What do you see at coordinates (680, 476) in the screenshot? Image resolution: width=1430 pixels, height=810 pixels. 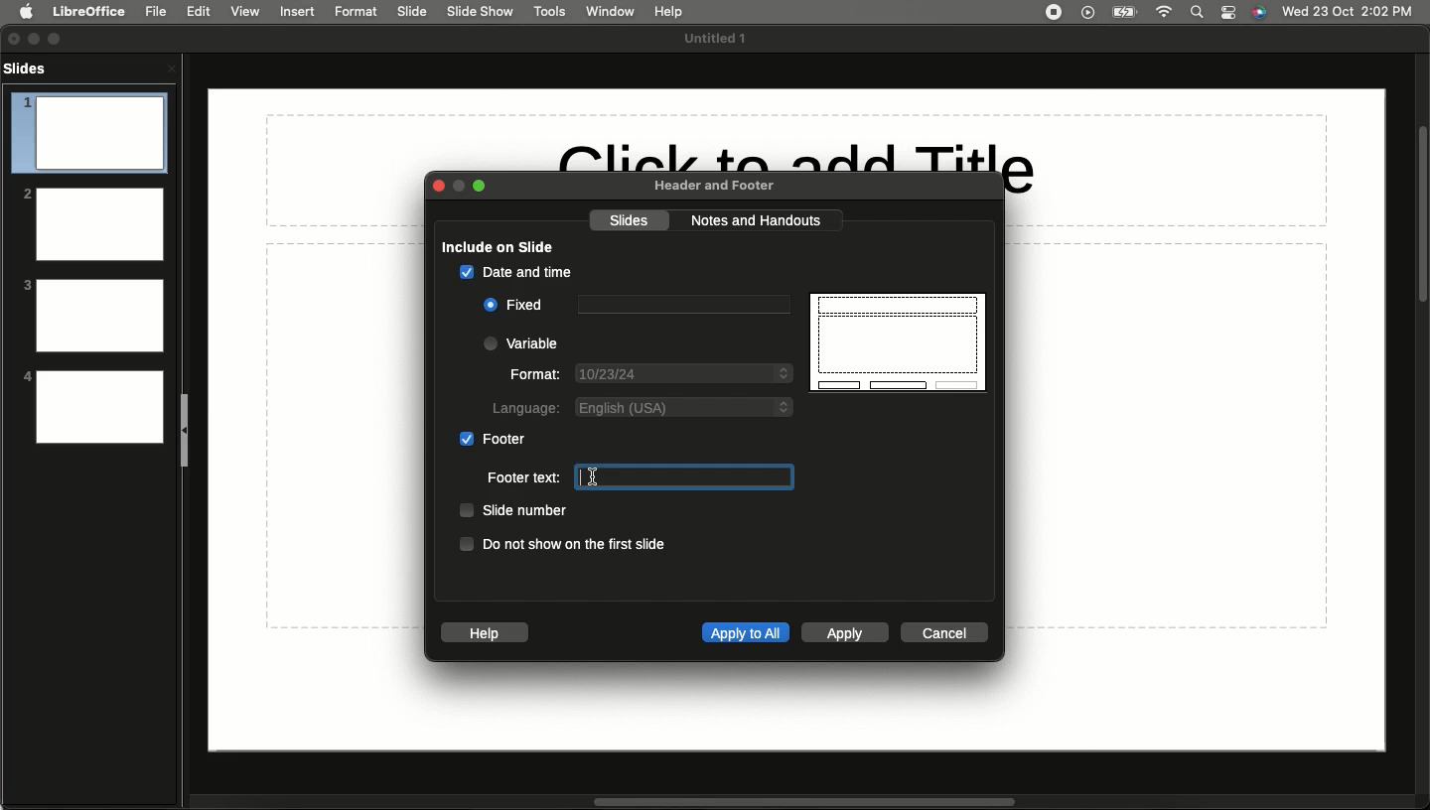 I see `Text box` at bounding box center [680, 476].